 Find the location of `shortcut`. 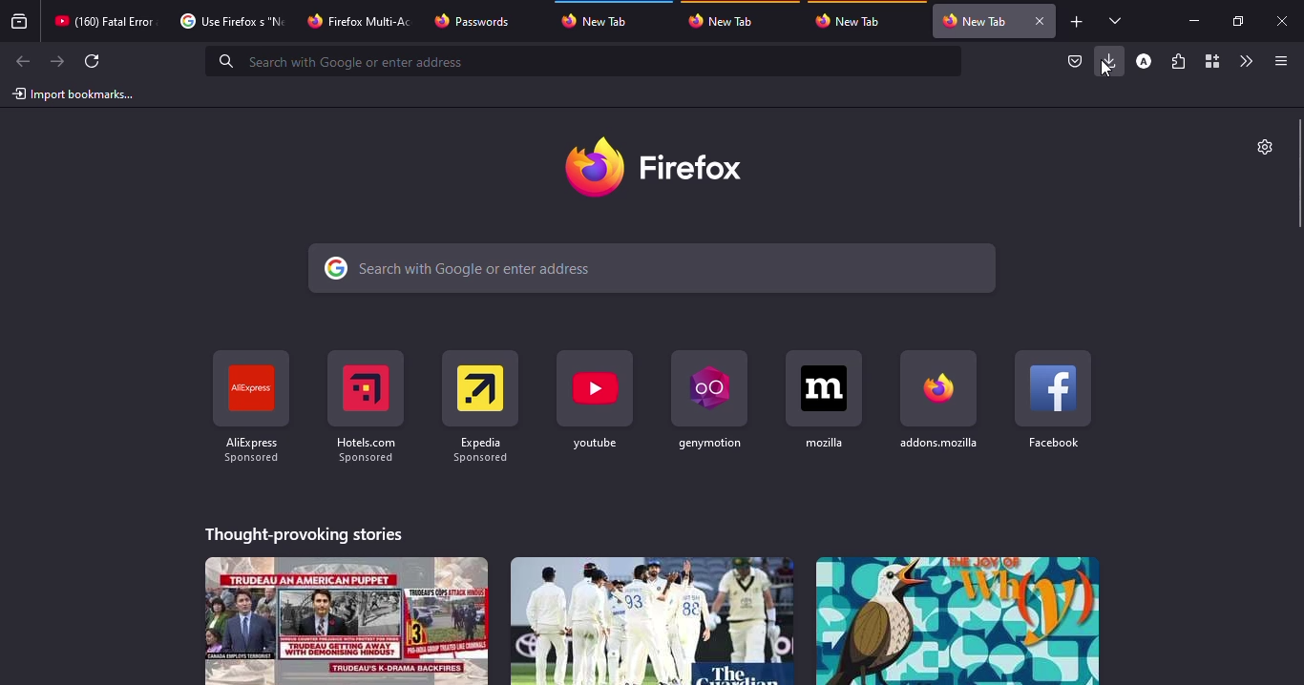

shortcut is located at coordinates (479, 400).